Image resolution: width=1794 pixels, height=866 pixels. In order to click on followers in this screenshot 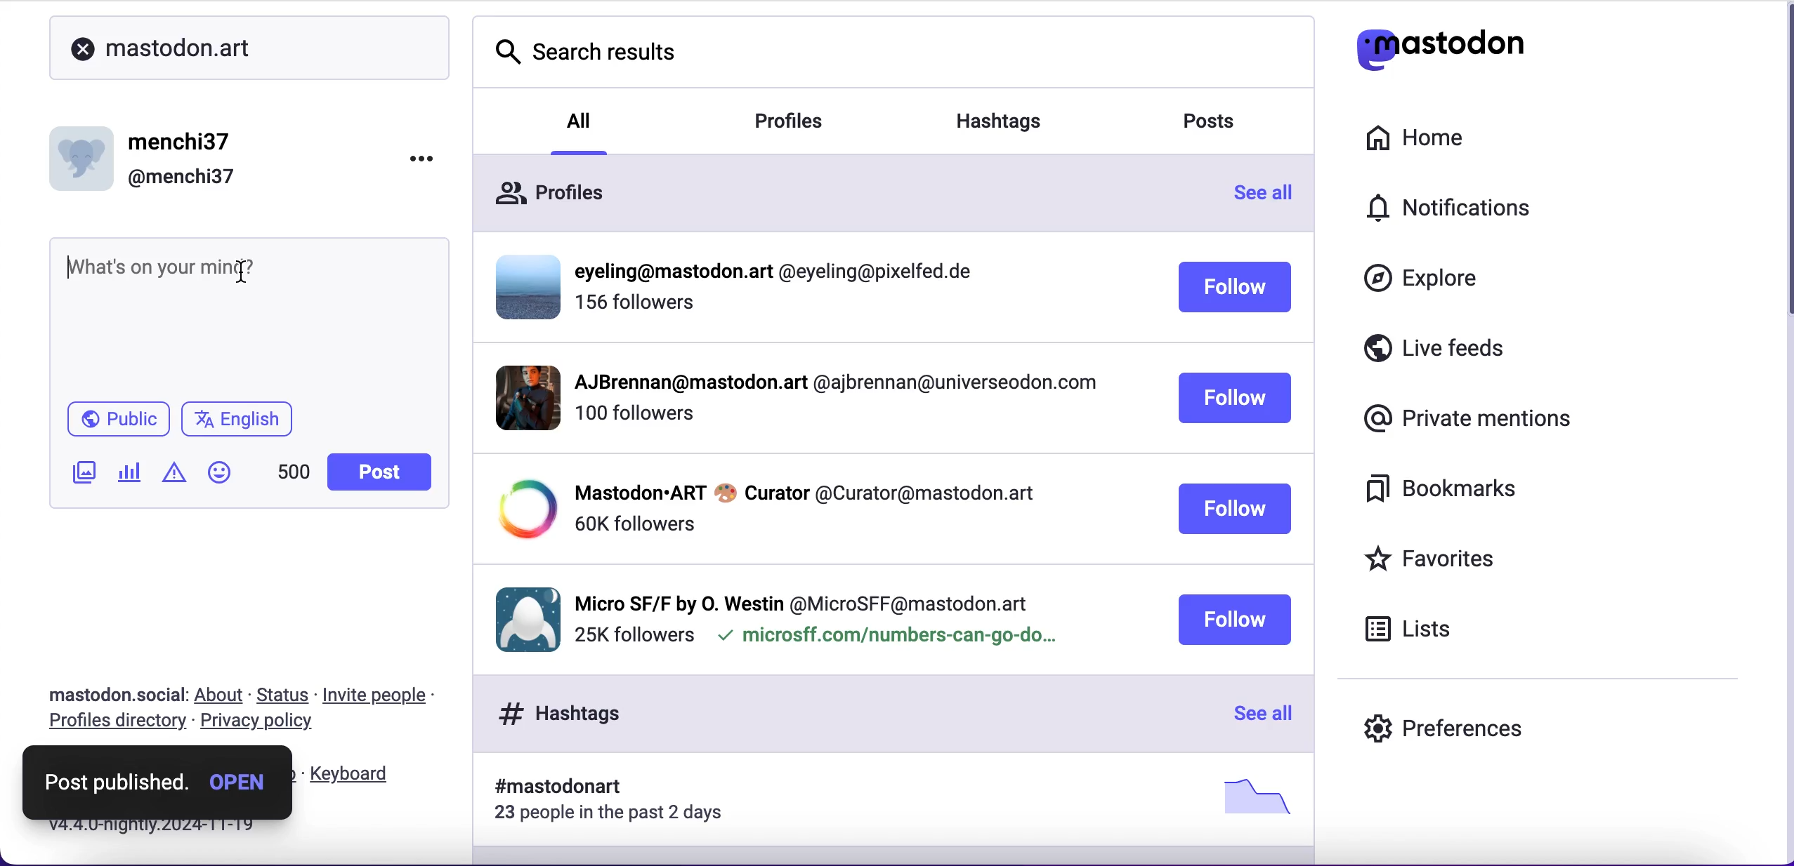, I will do `click(637, 309)`.